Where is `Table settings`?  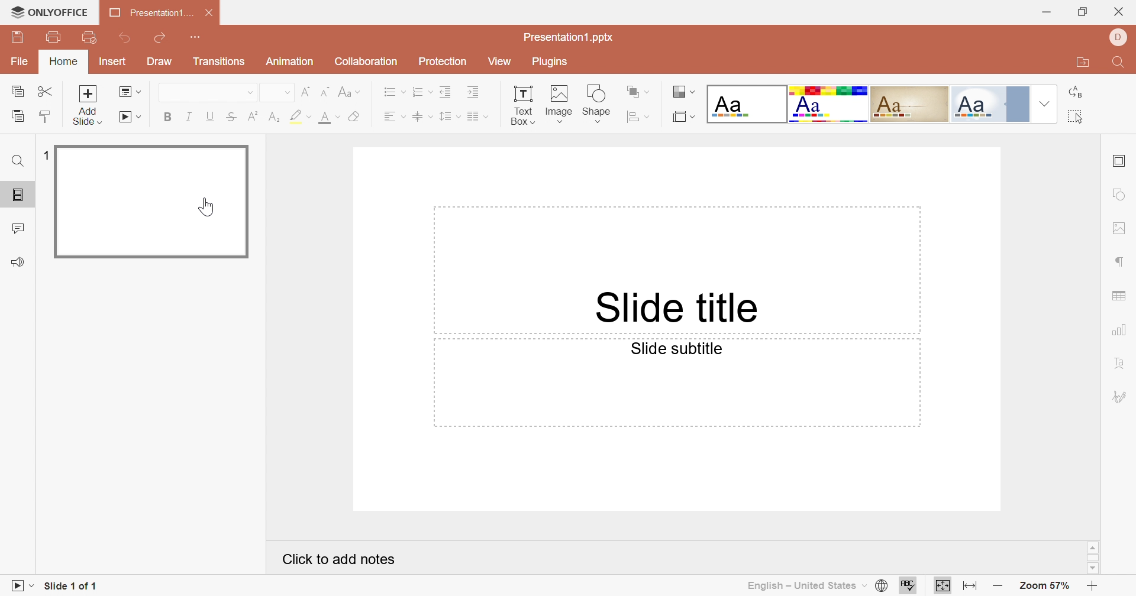
Table settings is located at coordinates (1122, 296).